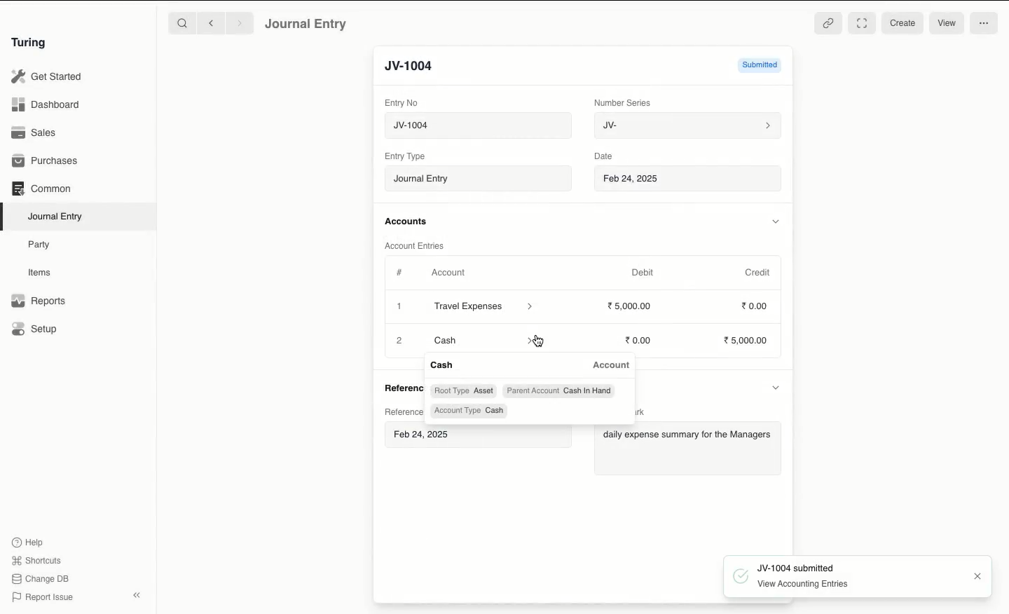 The height and width of the screenshot is (614, 1009). What do you see at coordinates (417, 245) in the screenshot?
I see `Account Entries` at bounding box center [417, 245].